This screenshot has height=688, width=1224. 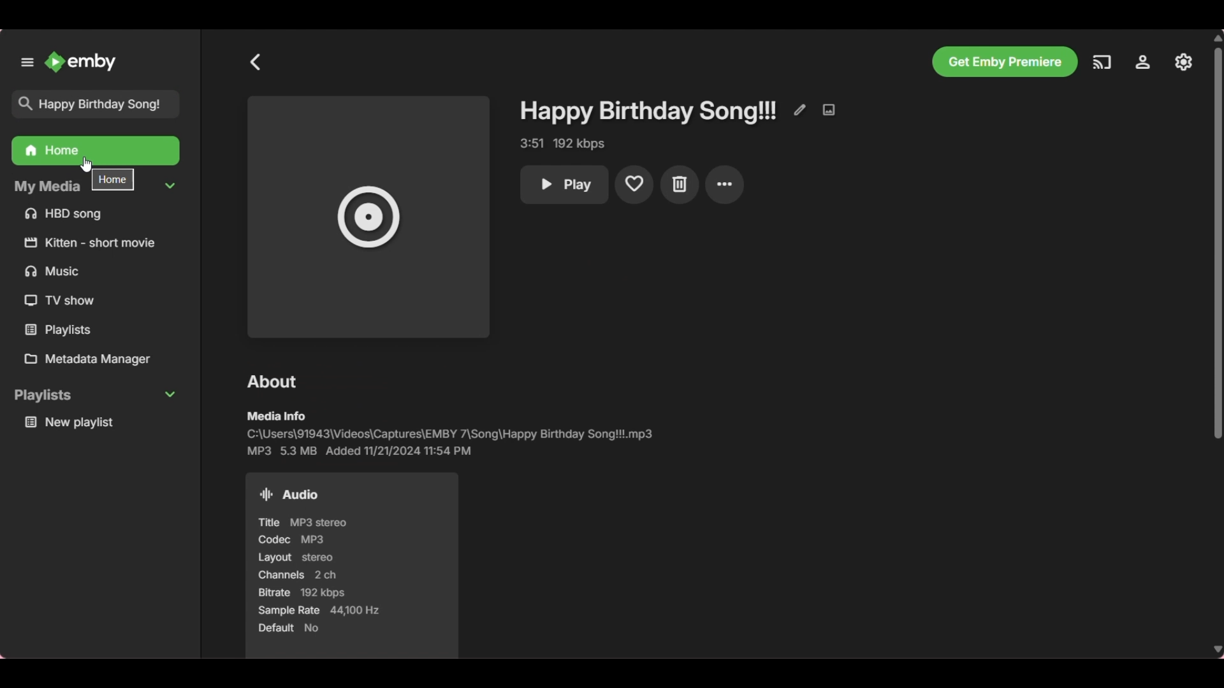 What do you see at coordinates (1184, 62) in the screenshot?
I see `Settings` at bounding box center [1184, 62].